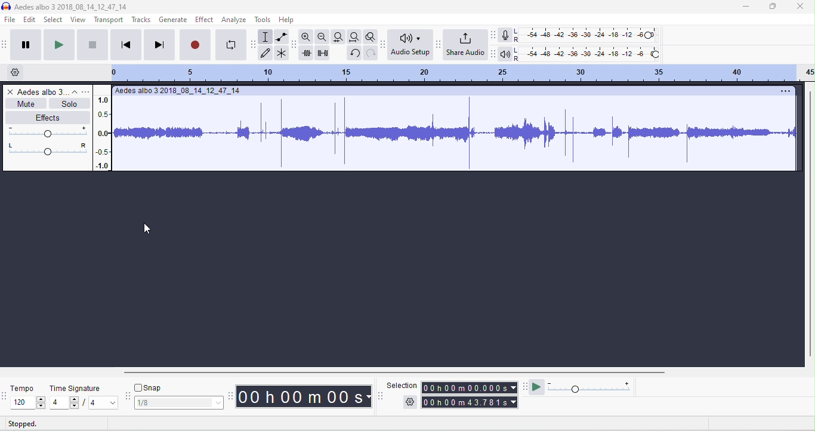 The width and height of the screenshot is (815, 431). Describe the element at coordinates (23, 387) in the screenshot. I see `tempo` at that location.